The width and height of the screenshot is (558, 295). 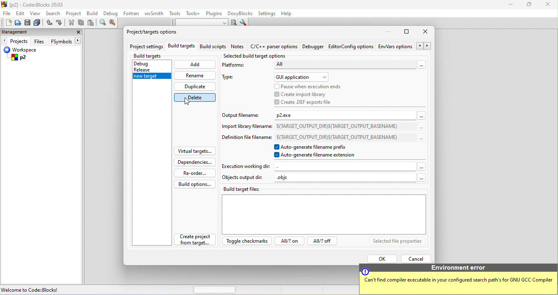 What do you see at coordinates (244, 22) in the screenshot?
I see `show option window` at bounding box center [244, 22].